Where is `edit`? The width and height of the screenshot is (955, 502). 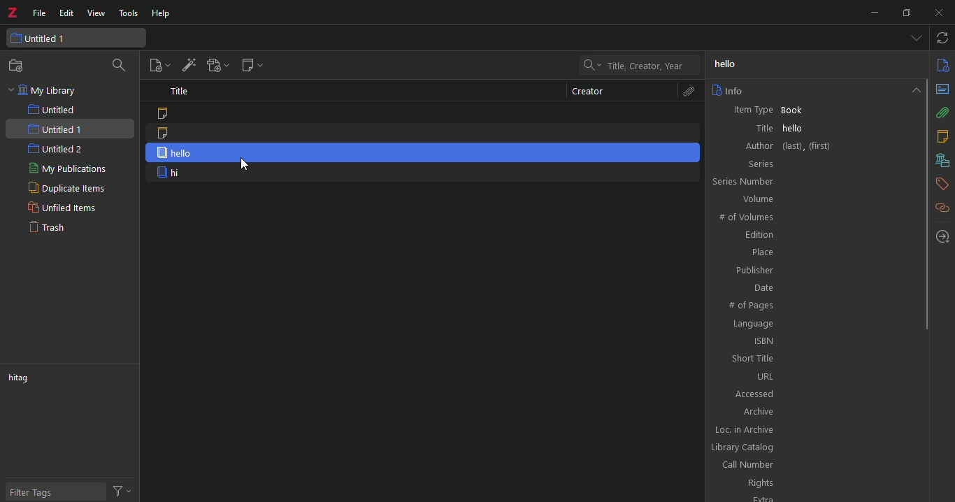
edit is located at coordinates (66, 15).